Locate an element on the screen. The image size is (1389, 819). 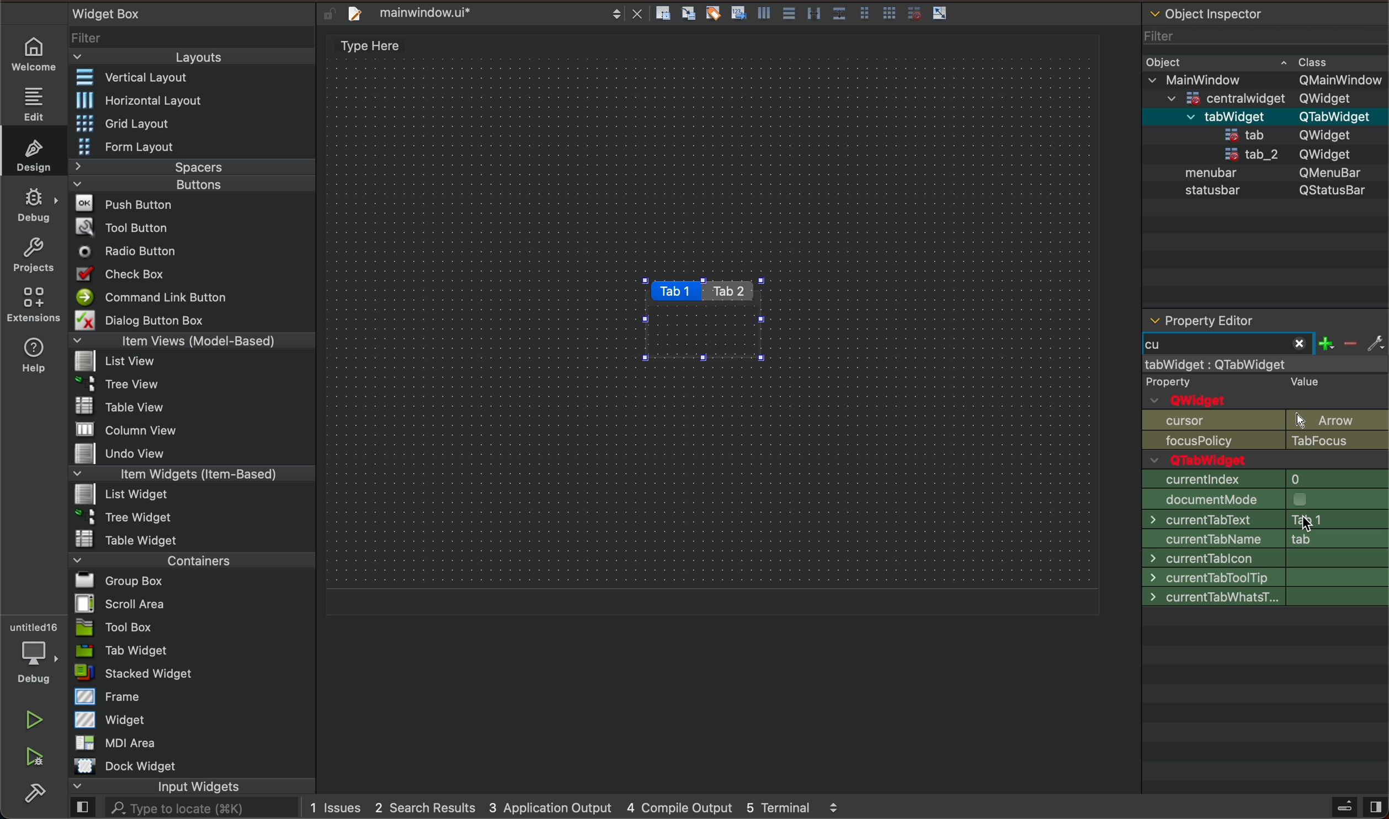
stacked Widget is located at coordinates (137, 673).